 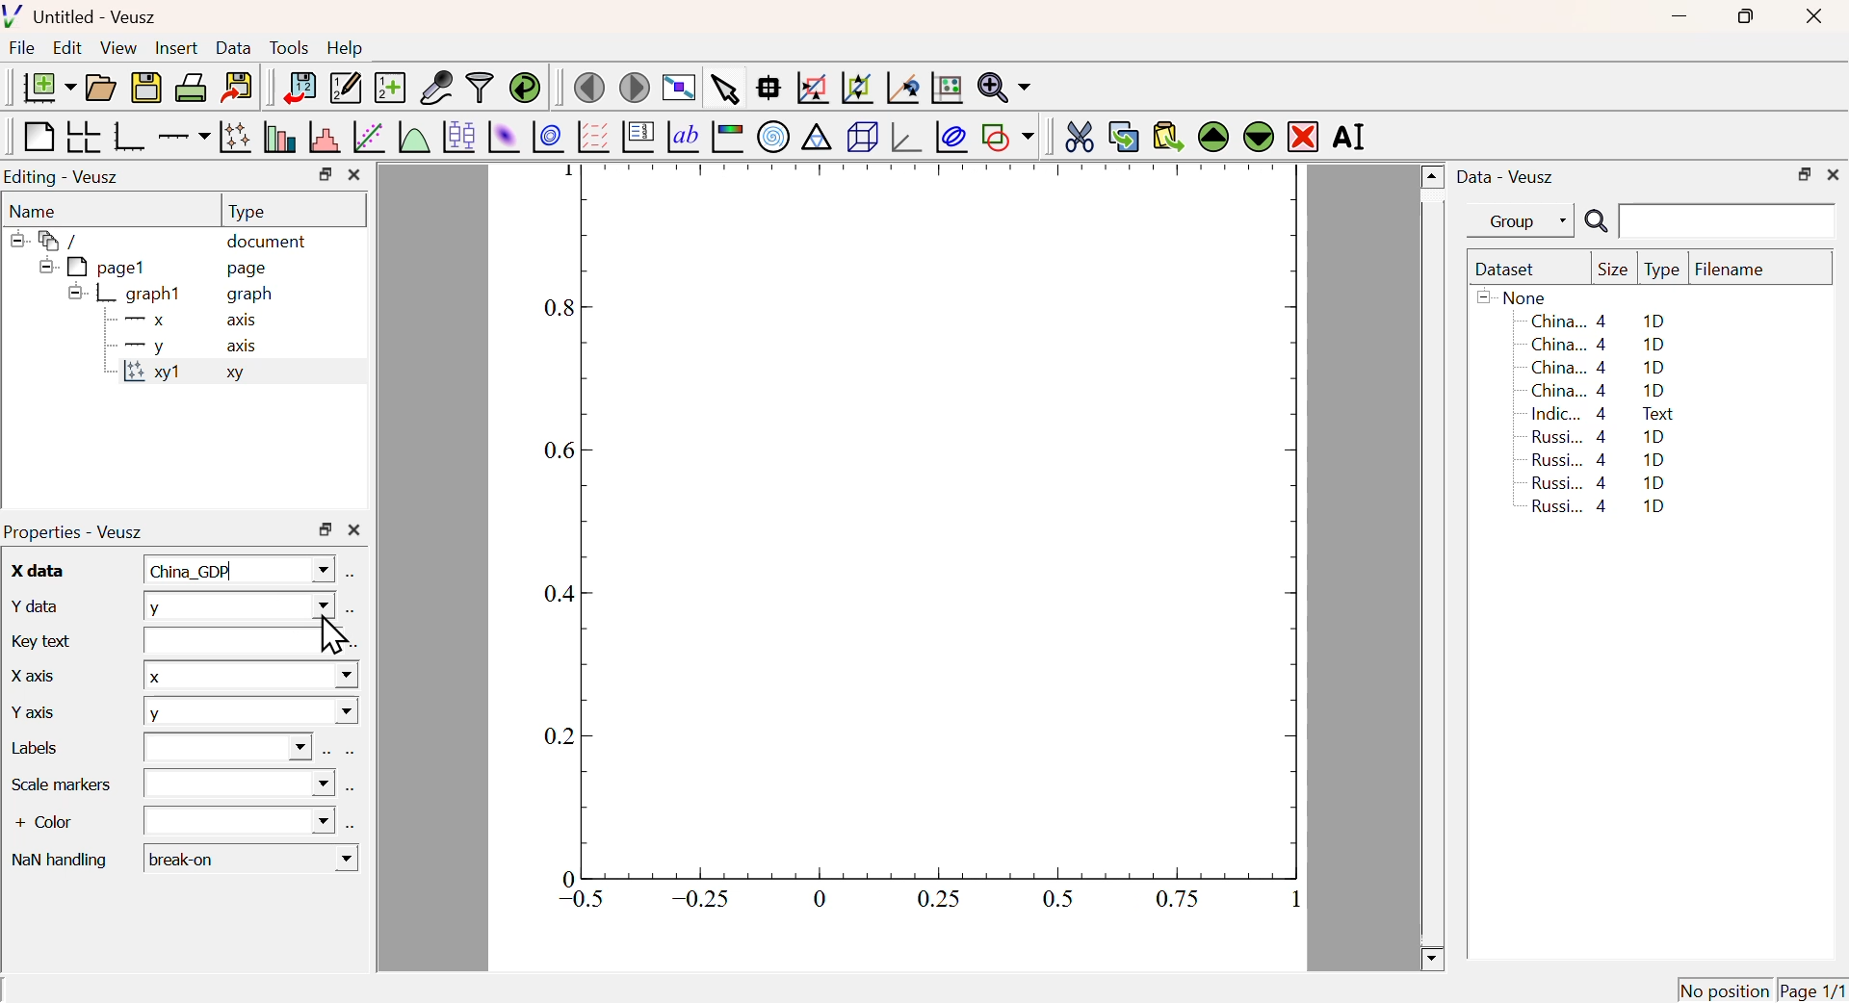 I want to click on 3D Scene, so click(x=862, y=137).